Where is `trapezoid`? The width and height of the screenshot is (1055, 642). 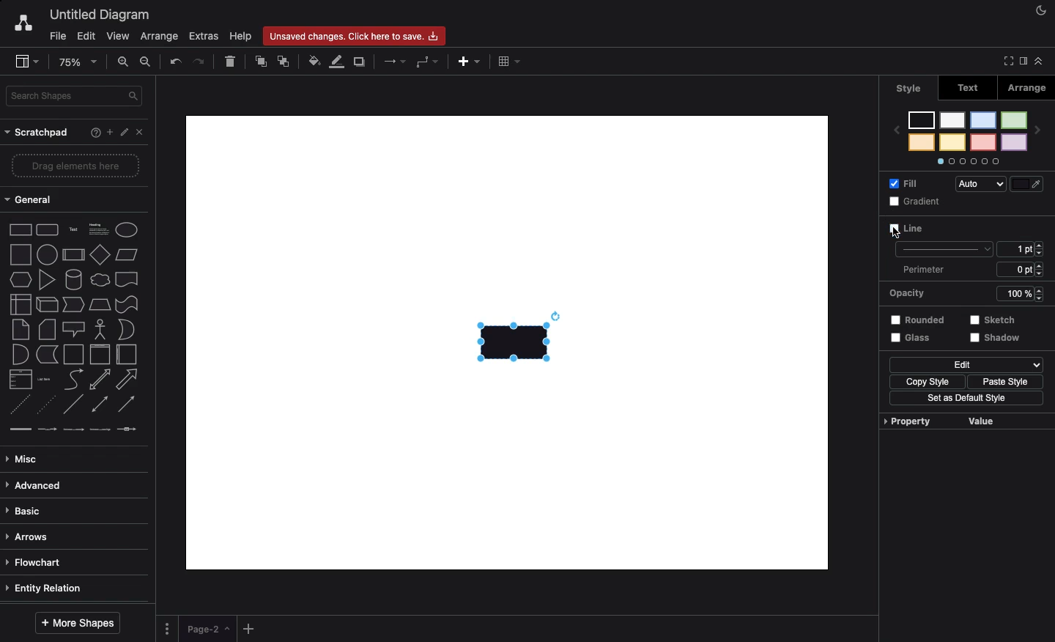
trapezoid is located at coordinates (97, 306).